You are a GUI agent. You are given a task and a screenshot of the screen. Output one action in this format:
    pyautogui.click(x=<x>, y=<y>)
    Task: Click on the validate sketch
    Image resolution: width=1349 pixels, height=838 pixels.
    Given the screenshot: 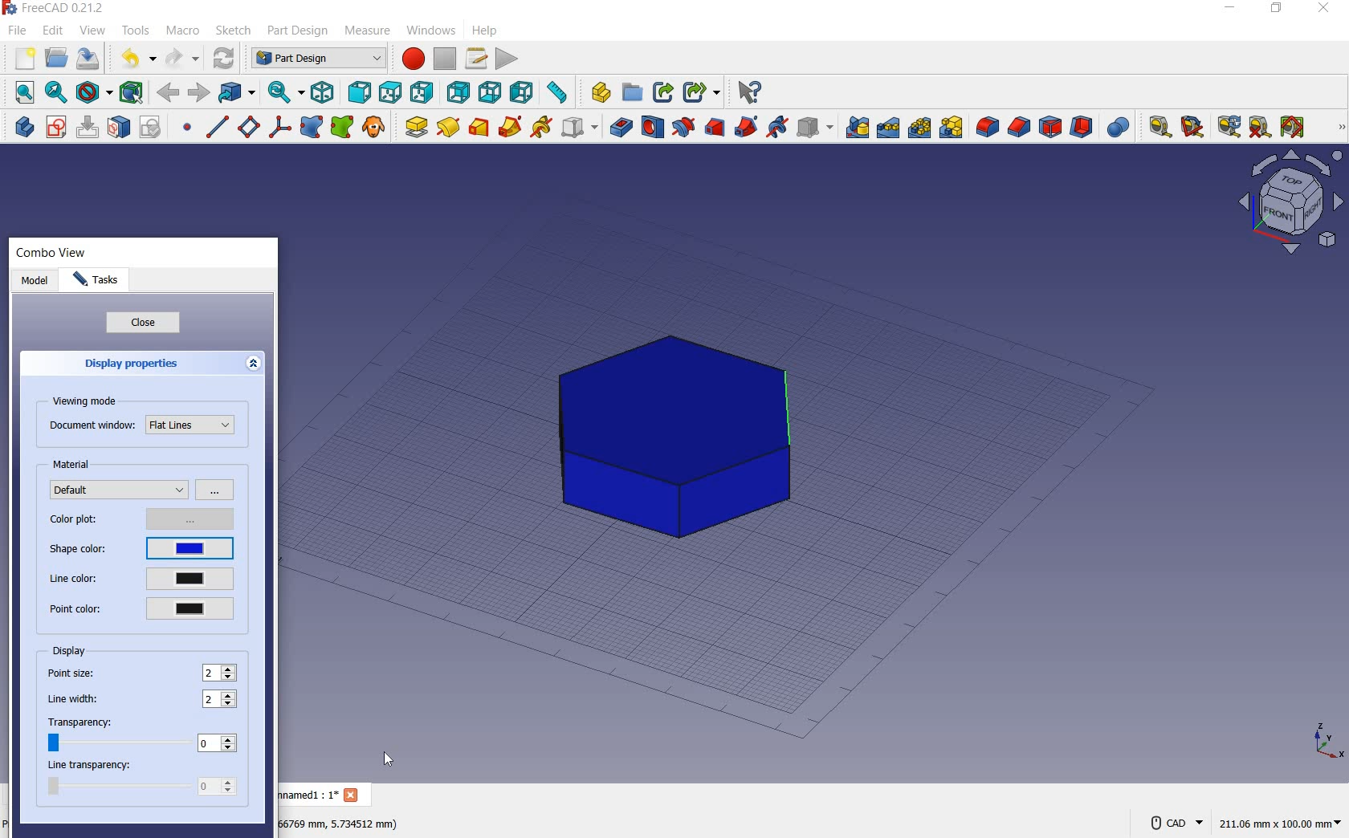 What is the action you would take?
    pyautogui.click(x=153, y=127)
    